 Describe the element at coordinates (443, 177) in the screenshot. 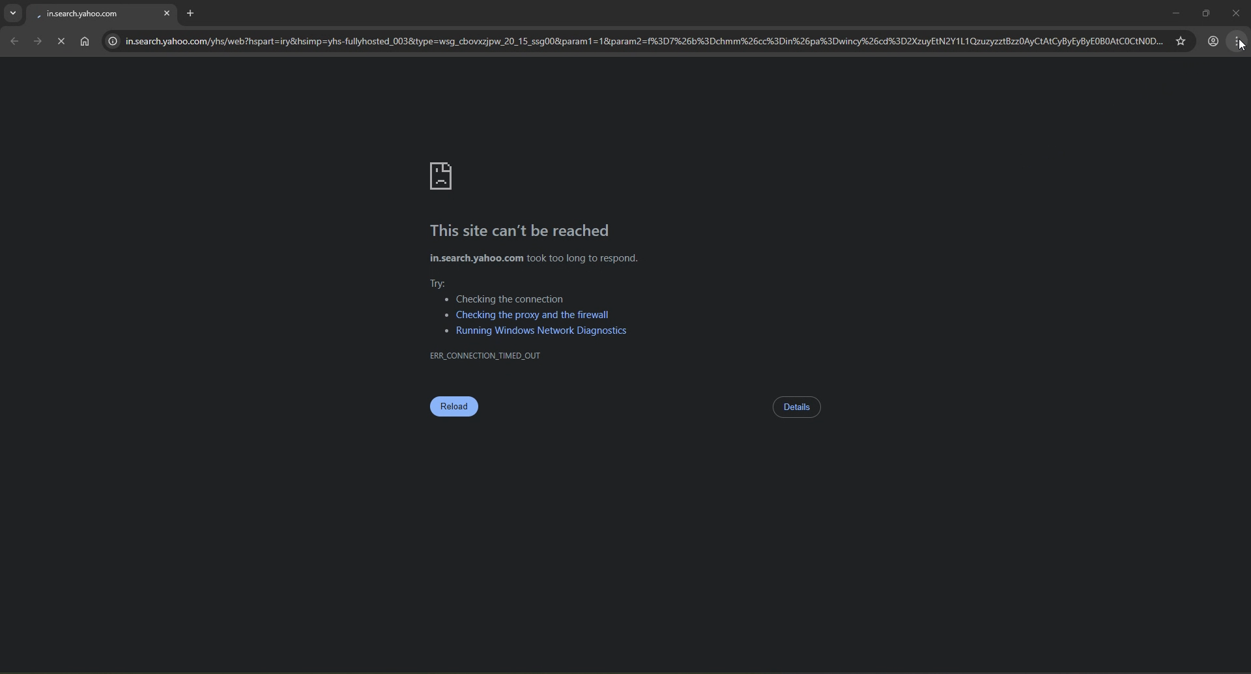

I see `logo` at that location.